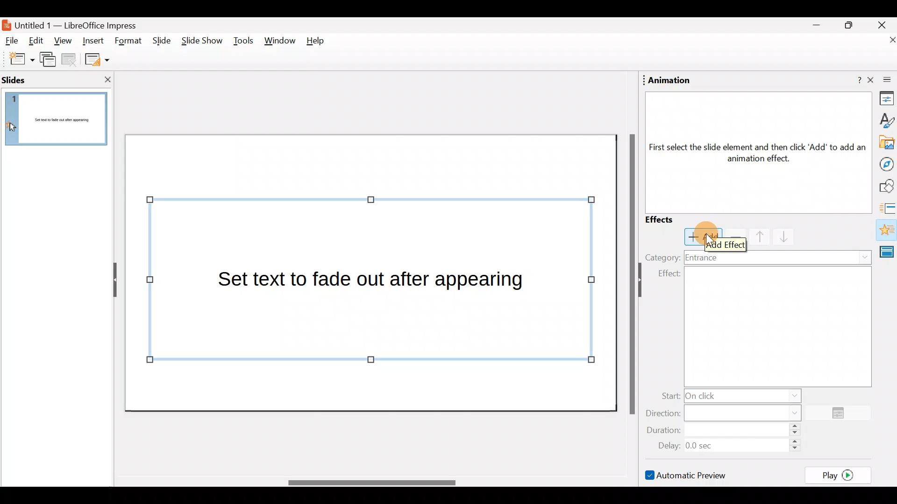 The width and height of the screenshot is (897, 504). Describe the element at coordinates (726, 444) in the screenshot. I see `Delay` at that location.